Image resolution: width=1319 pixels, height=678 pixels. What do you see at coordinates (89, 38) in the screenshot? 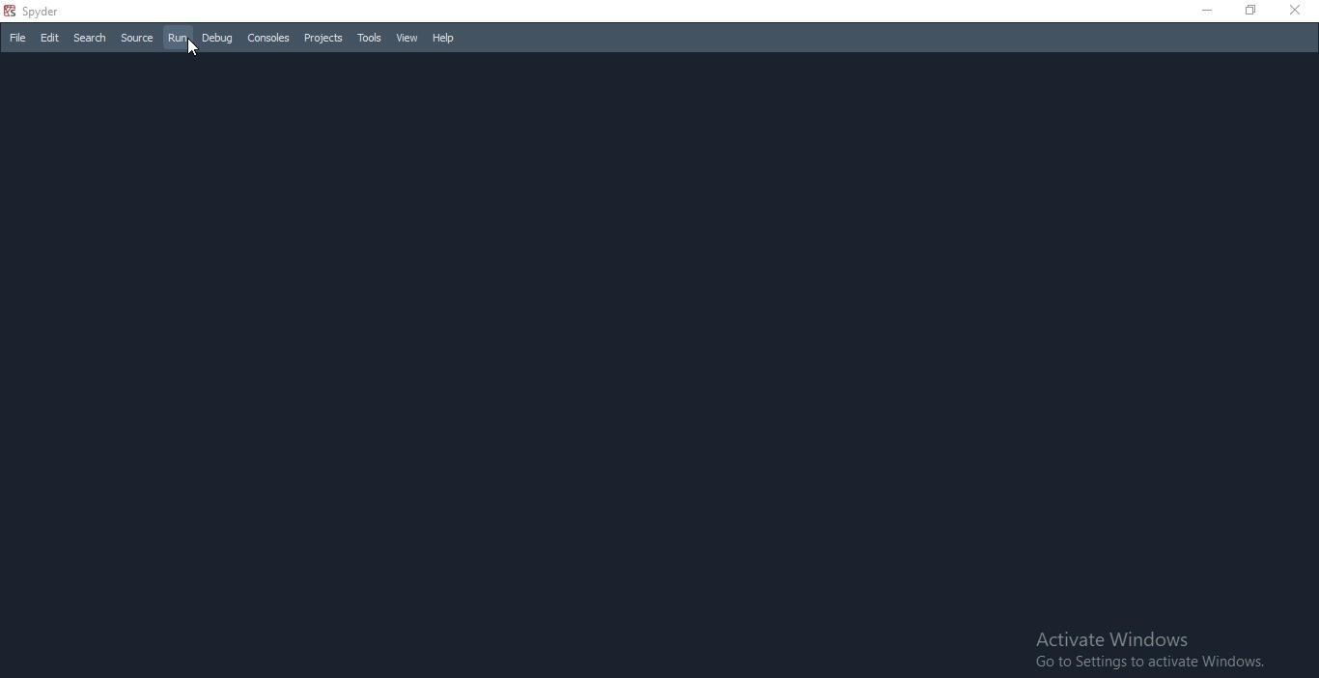
I see `Search` at bounding box center [89, 38].